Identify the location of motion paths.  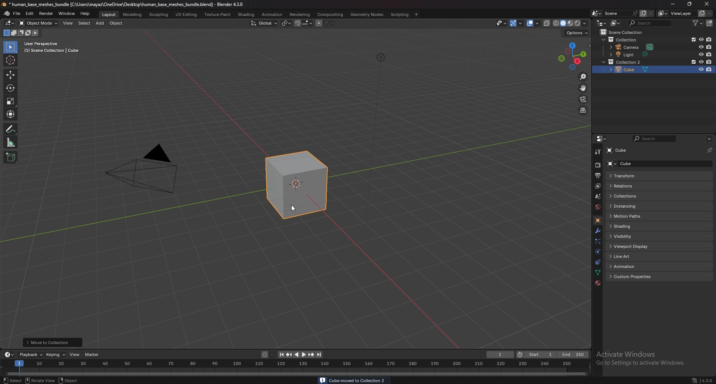
(637, 217).